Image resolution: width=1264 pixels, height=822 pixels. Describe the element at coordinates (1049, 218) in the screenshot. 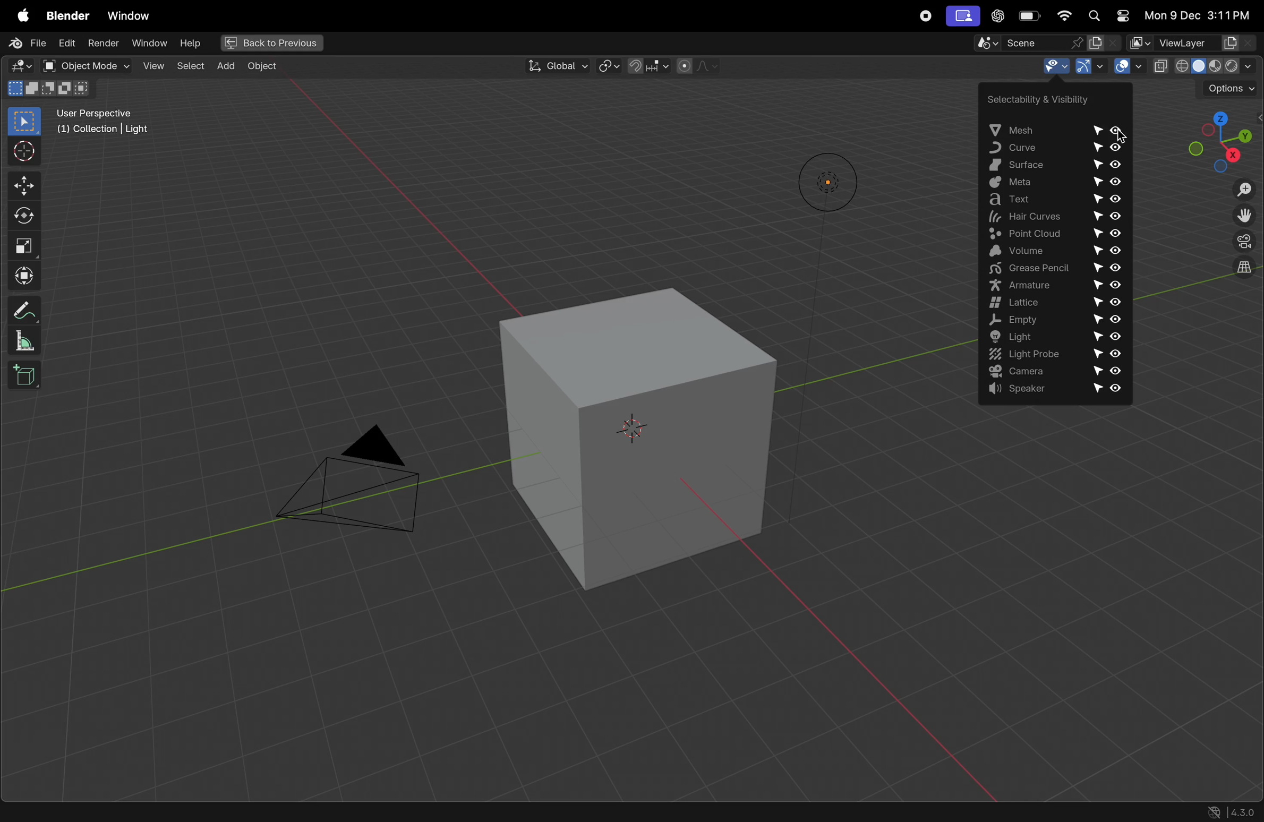

I see `hair curves` at that location.